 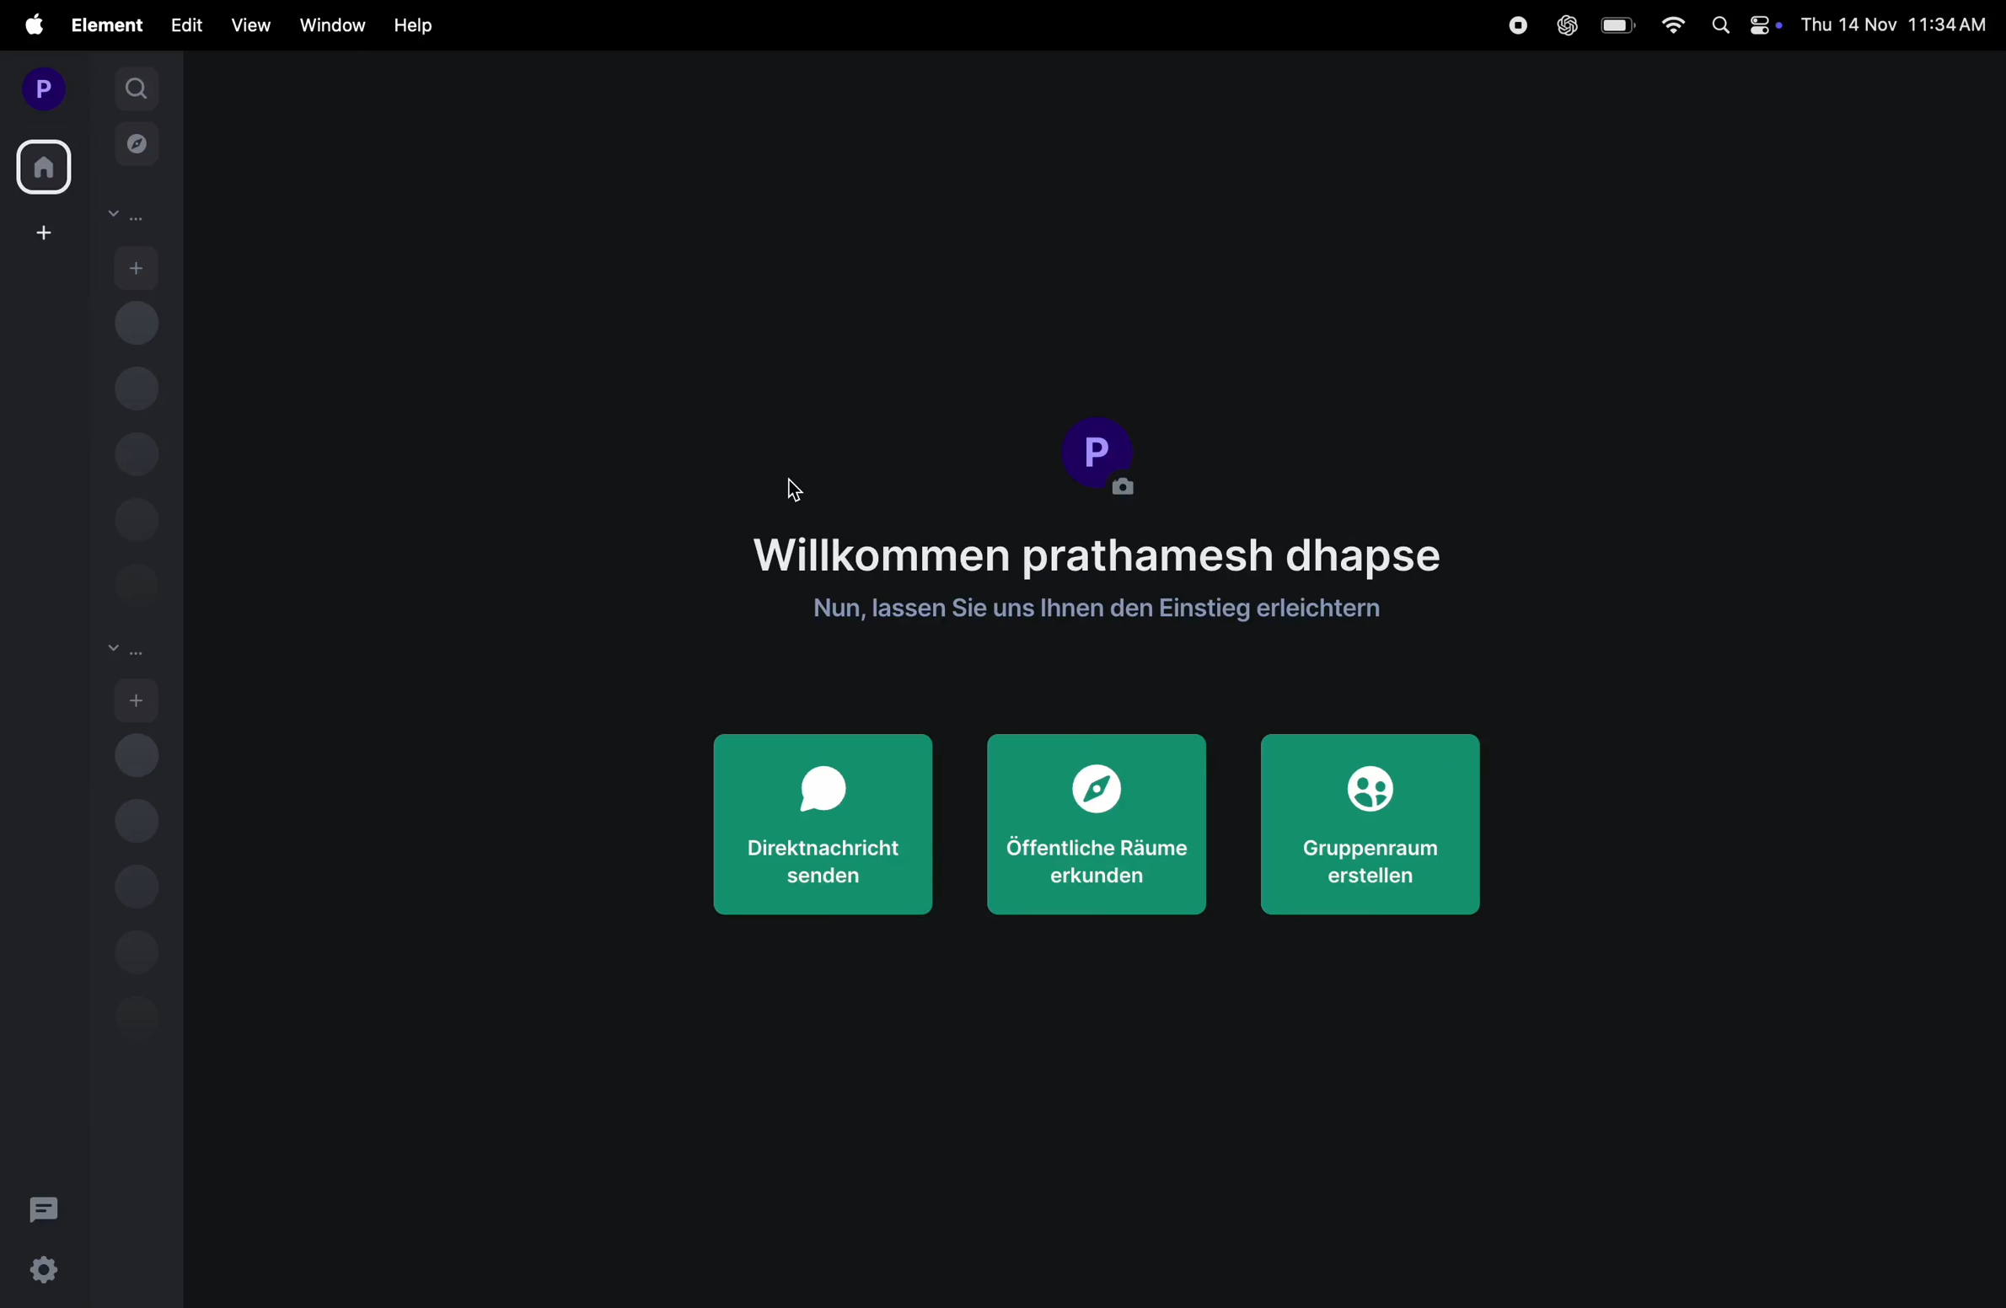 What do you see at coordinates (1102, 457) in the screenshot?
I see `profile` at bounding box center [1102, 457].